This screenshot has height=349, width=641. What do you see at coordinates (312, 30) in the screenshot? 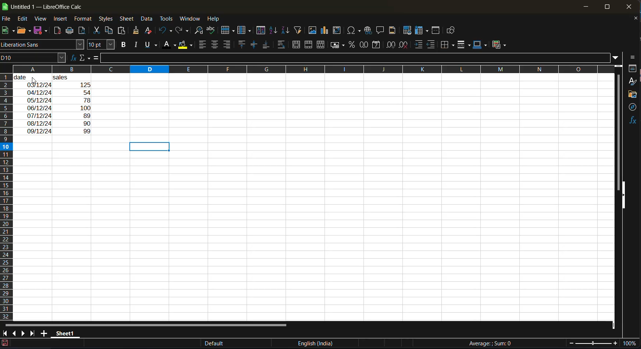
I see `insert image` at bounding box center [312, 30].